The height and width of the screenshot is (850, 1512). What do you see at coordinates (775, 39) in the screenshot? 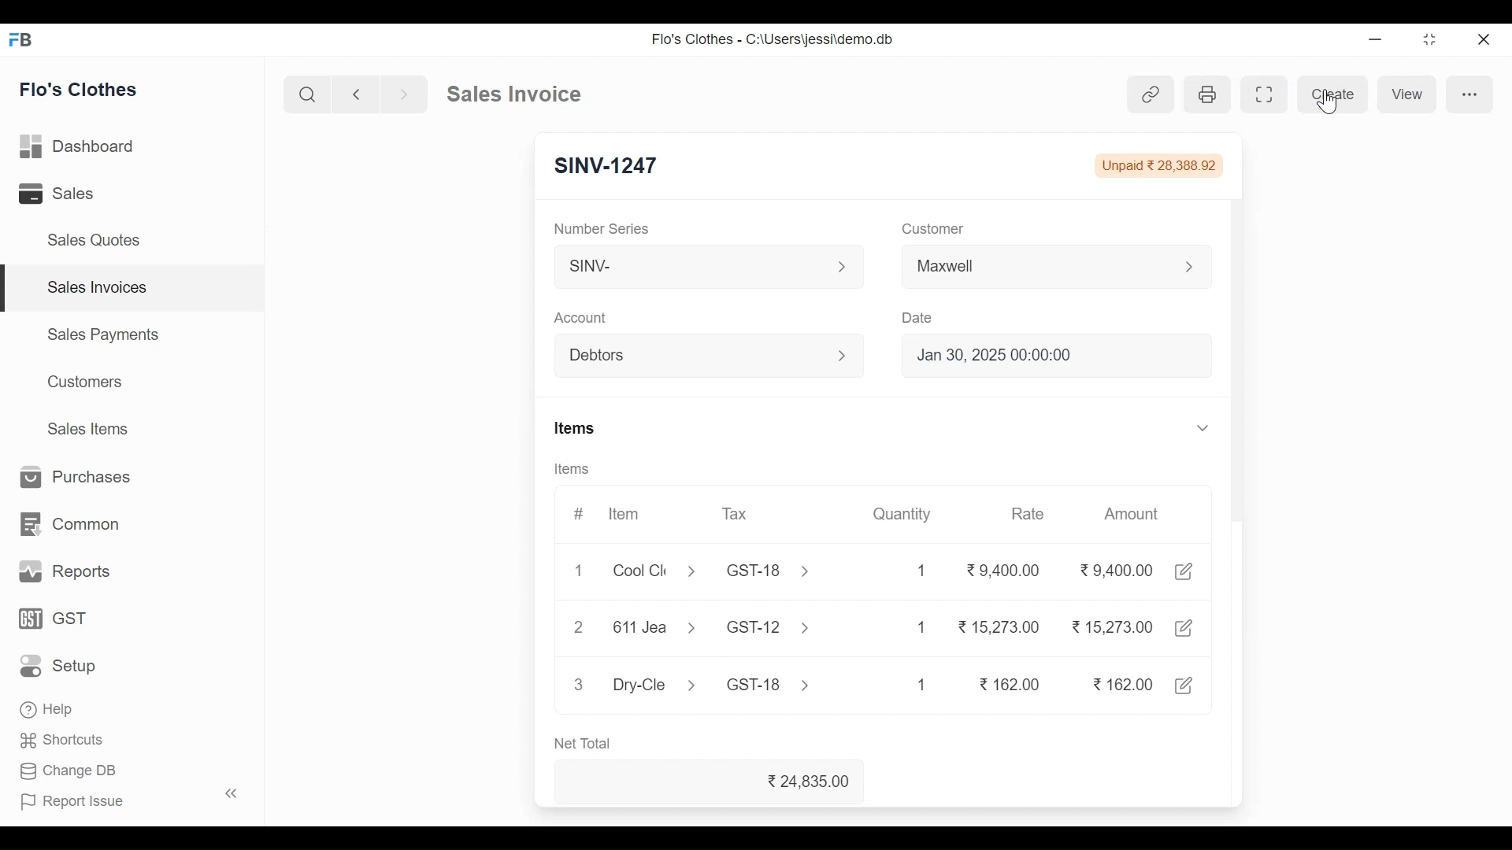
I see `Flo's Clothes - C:\Users\jessi\demo.db` at bounding box center [775, 39].